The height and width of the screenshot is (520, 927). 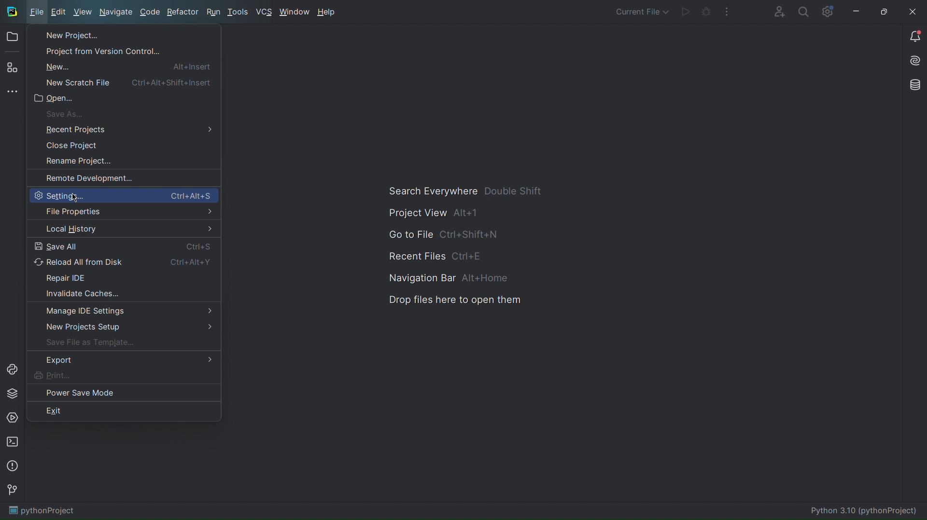 What do you see at coordinates (57, 13) in the screenshot?
I see `Edit` at bounding box center [57, 13].